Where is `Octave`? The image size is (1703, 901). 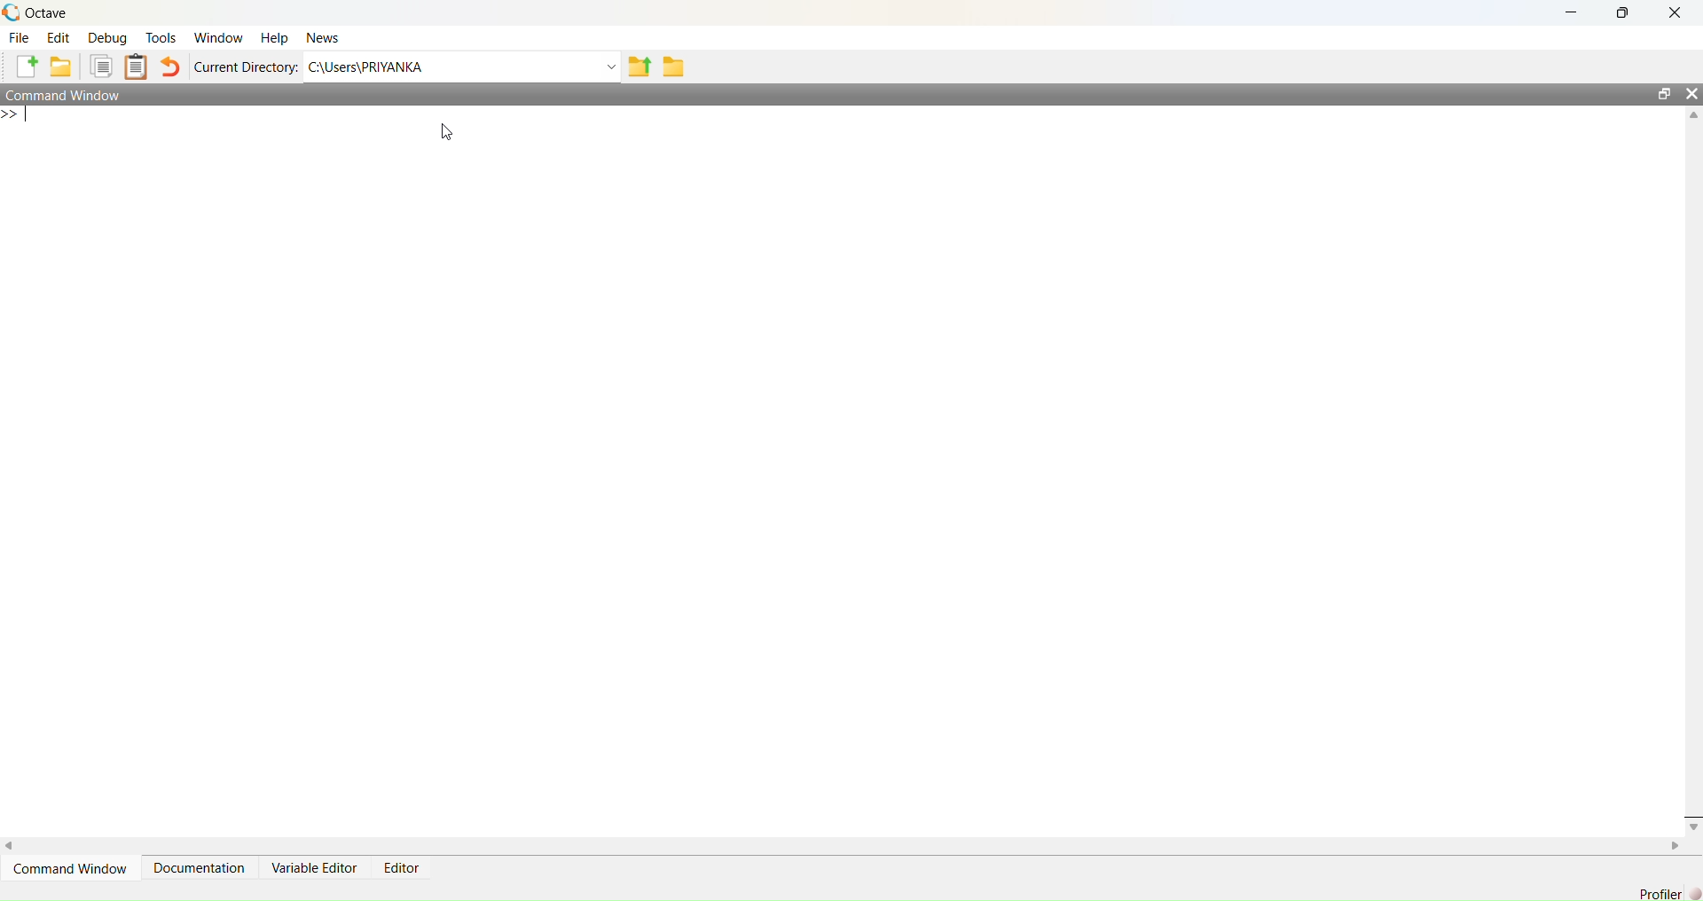
Octave is located at coordinates (43, 12).